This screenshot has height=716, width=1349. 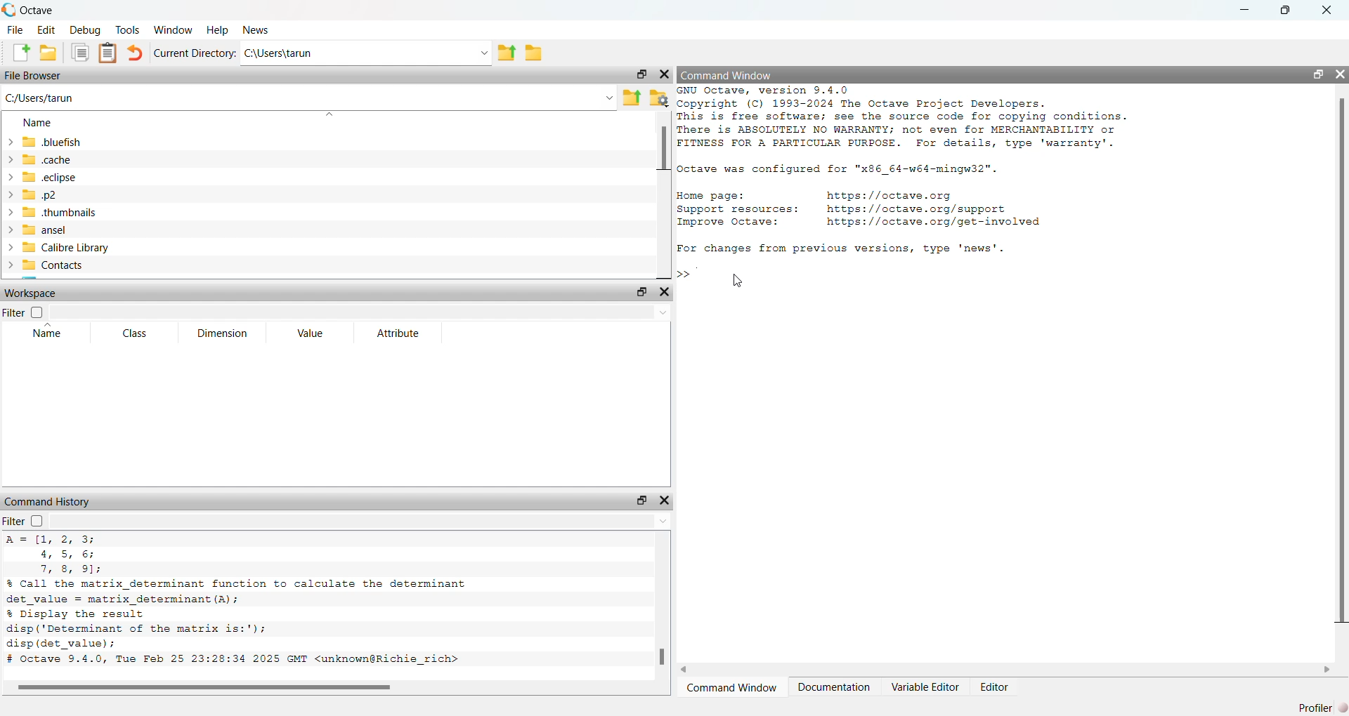 I want to click on current directory, so click(x=195, y=52).